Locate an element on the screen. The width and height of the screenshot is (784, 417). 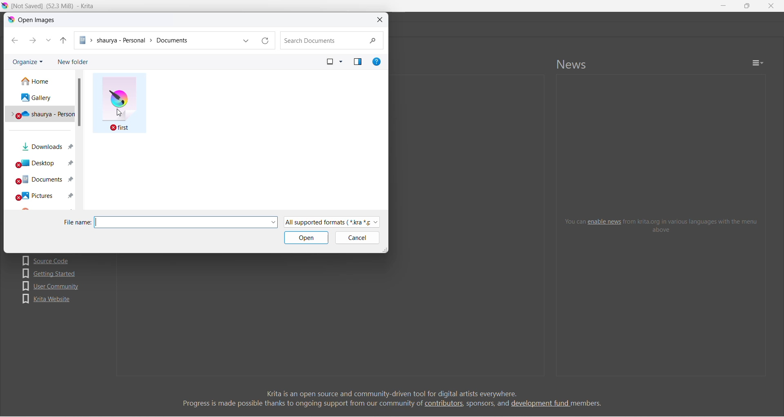
minimize is located at coordinates (724, 6).